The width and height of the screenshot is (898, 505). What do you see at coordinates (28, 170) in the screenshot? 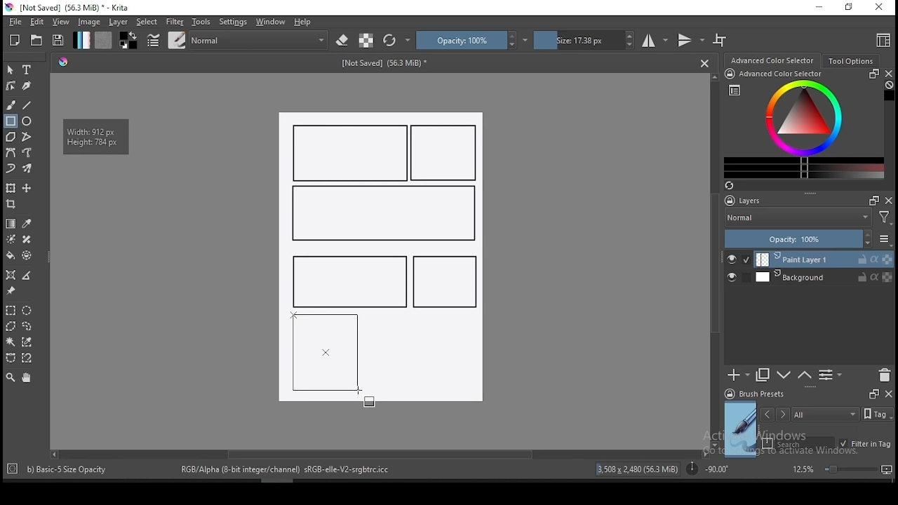
I see `multibrush tool` at bounding box center [28, 170].